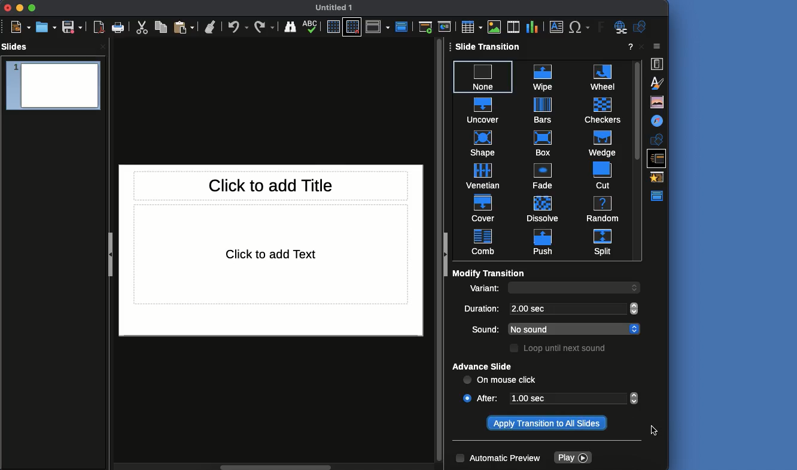 This screenshot has height=470, width=797. What do you see at coordinates (656, 83) in the screenshot?
I see `Styles` at bounding box center [656, 83].